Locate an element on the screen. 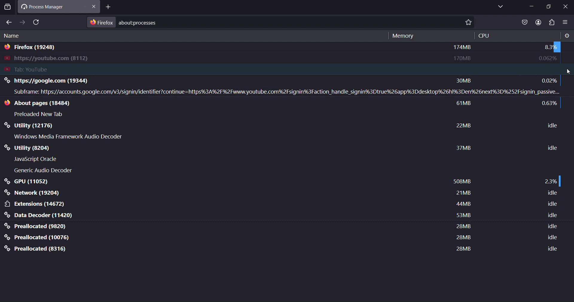 The width and height of the screenshot is (574, 302). 53 mb is located at coordinates (462, 215).